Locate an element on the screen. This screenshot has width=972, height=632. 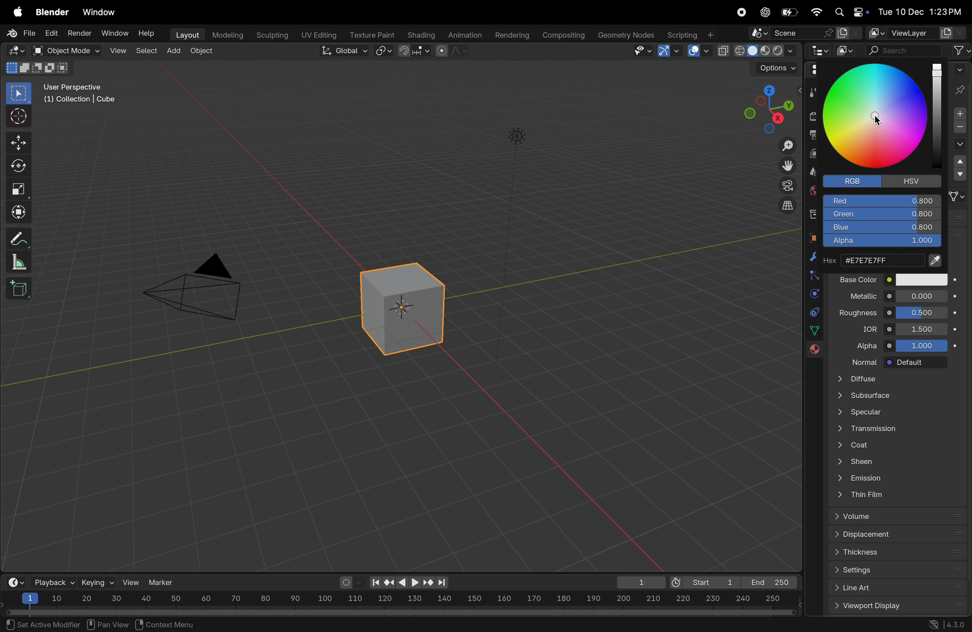
scene is located at coordinates (811, 172).